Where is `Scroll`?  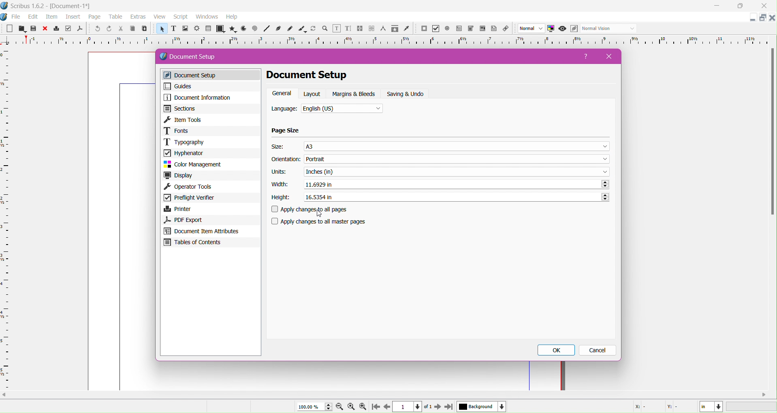
Scroll is located at coordinates (771, 134).